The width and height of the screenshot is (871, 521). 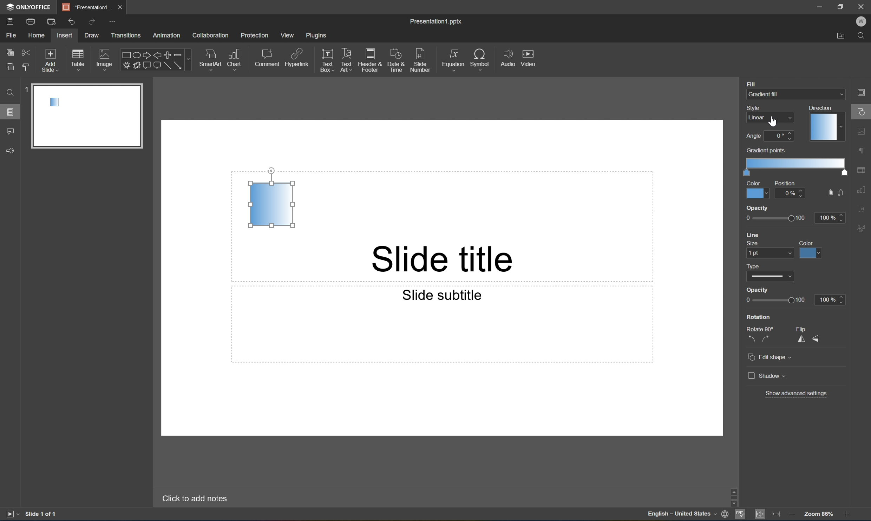 I want to click on , so click(x=146, y=64).